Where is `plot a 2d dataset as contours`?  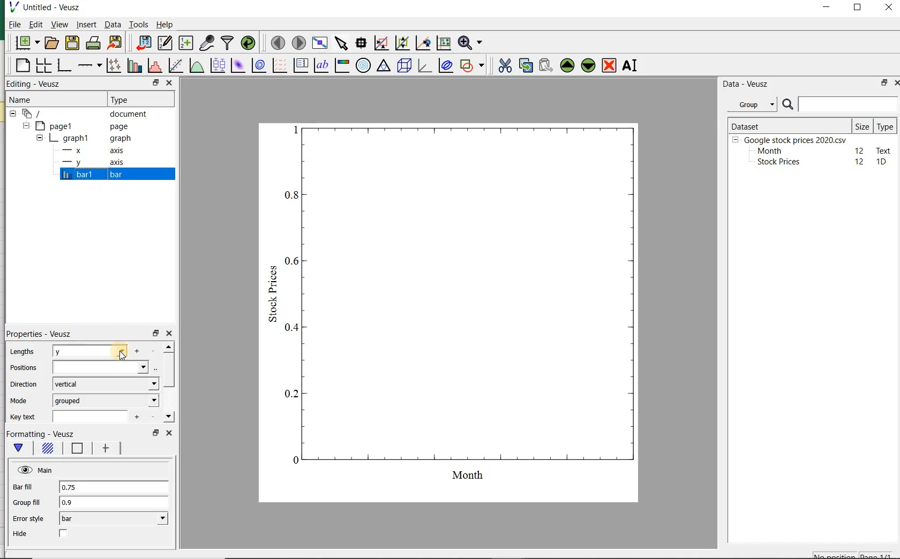 plot a 2d dataset as contours is located at coordinates (257, 66).